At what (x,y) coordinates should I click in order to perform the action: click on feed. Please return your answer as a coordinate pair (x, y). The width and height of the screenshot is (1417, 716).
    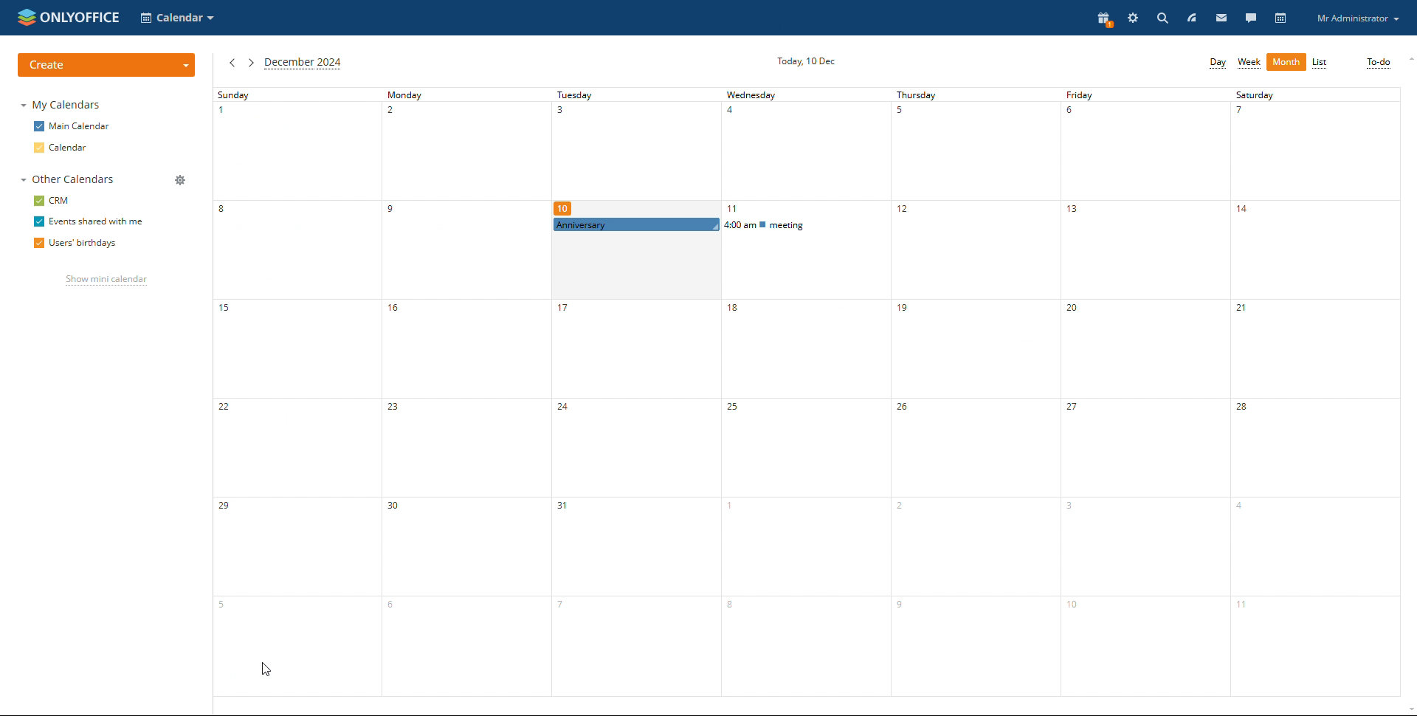
    Looking at the image, I should click on (1190, 18).